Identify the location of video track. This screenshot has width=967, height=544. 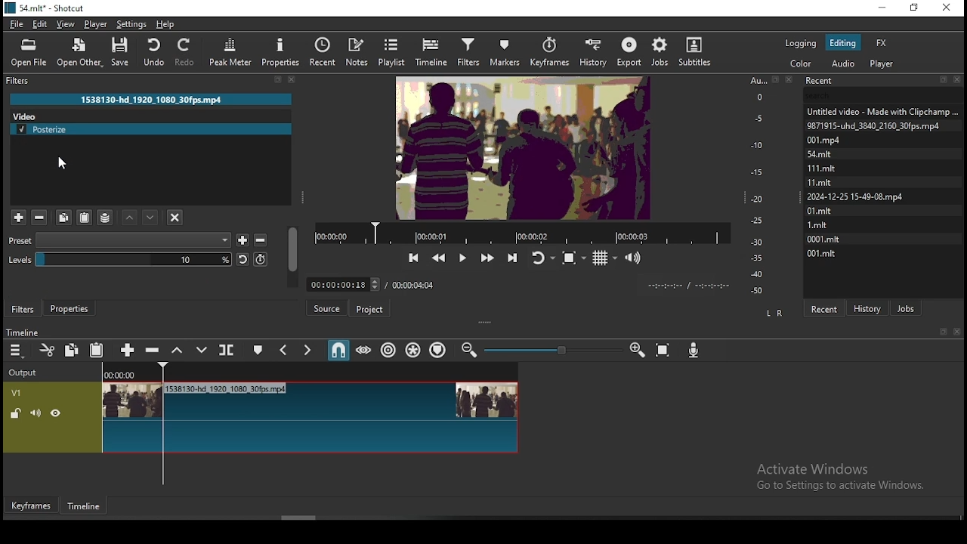
(262, 416).